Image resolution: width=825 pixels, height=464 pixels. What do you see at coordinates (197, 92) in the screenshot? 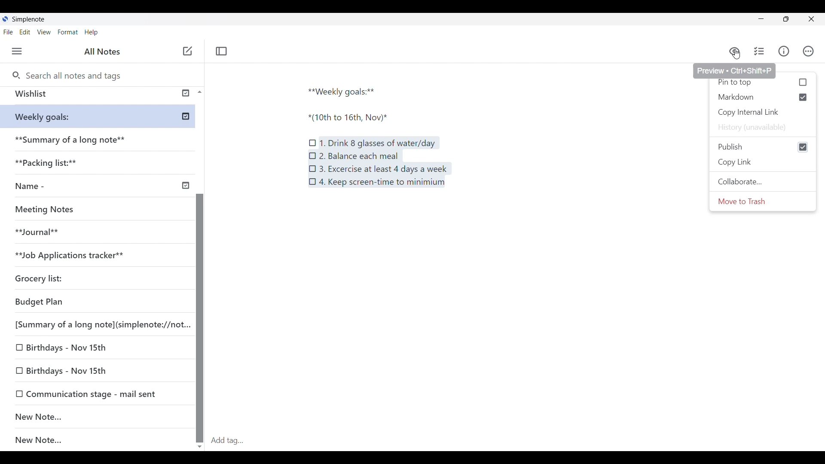
I see `Scroll up button` at bounding box center [197, 92].